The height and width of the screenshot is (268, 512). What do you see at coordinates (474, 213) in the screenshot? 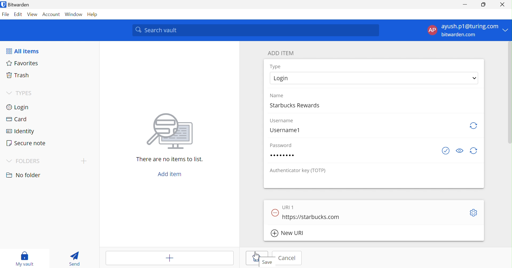
I see `Settings` at bounding box center [474, 213].